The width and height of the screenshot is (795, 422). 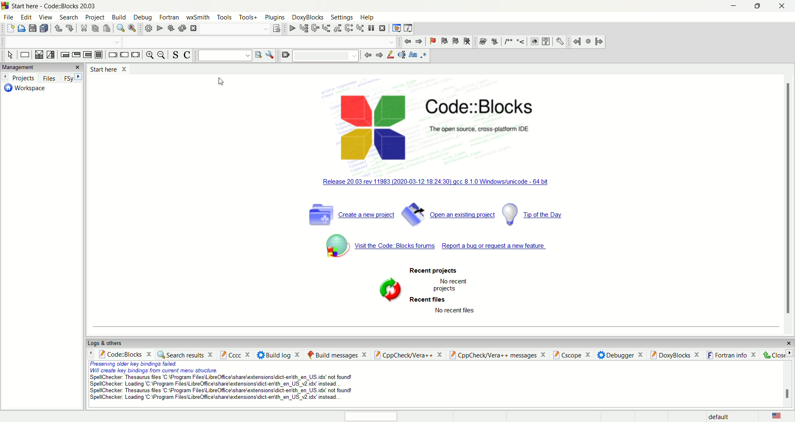 I want to click on undo, so click(x=58, y=29).